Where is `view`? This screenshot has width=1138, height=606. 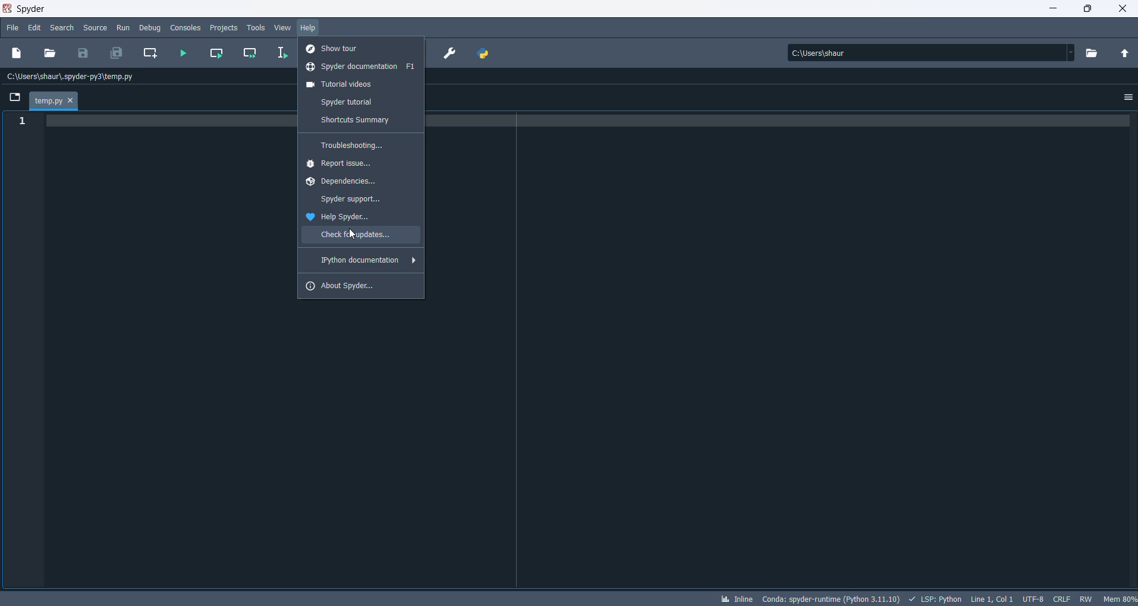
view is located at coordinates (284, 28).